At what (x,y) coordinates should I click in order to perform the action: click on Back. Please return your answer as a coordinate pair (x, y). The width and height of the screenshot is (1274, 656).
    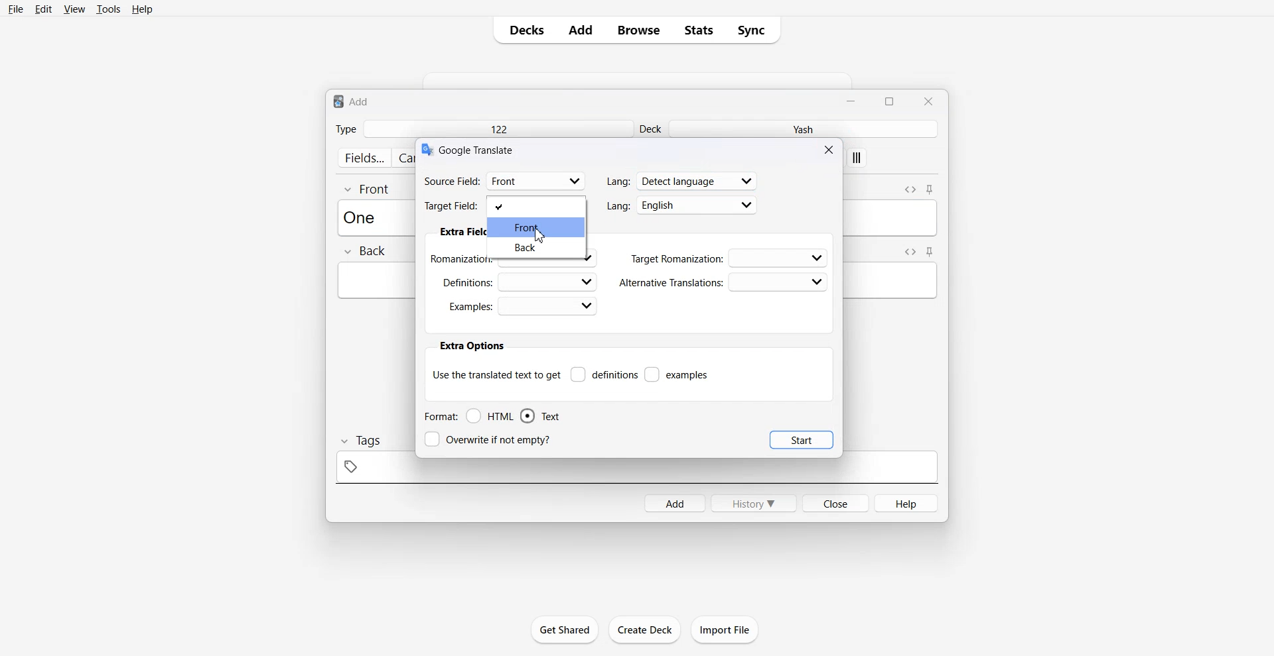
    Looking at the image, I should click on (537, 248).